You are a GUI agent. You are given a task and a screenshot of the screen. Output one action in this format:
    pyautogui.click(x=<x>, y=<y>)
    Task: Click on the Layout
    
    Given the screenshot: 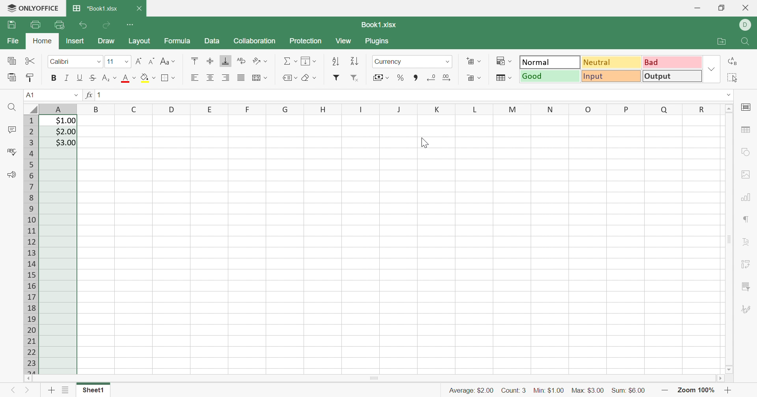 What is the action you would take?
    pyautogui.click(x=139, y=41)
    